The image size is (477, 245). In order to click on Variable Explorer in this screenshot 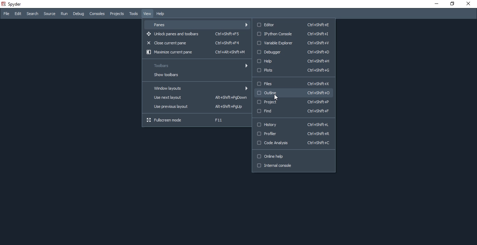, I will do `click(295, 44)`.